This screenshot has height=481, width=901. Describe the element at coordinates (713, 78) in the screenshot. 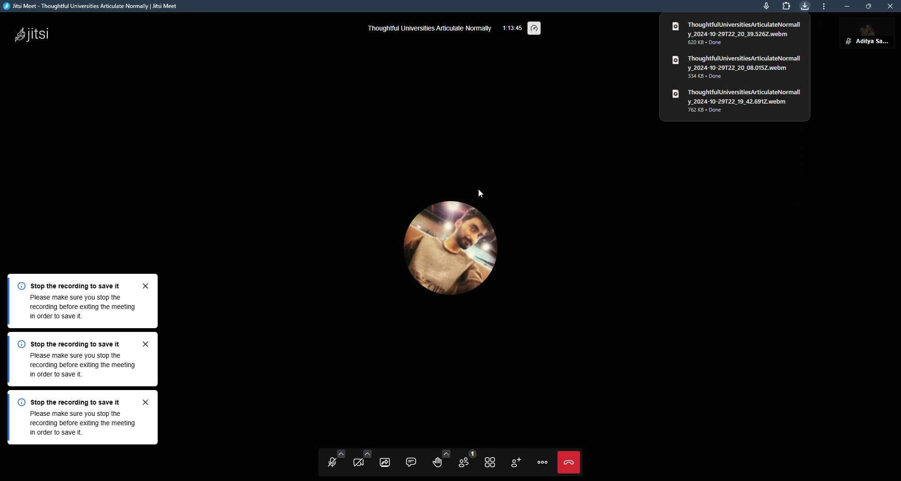

I see `334 KB Done.` at that location.